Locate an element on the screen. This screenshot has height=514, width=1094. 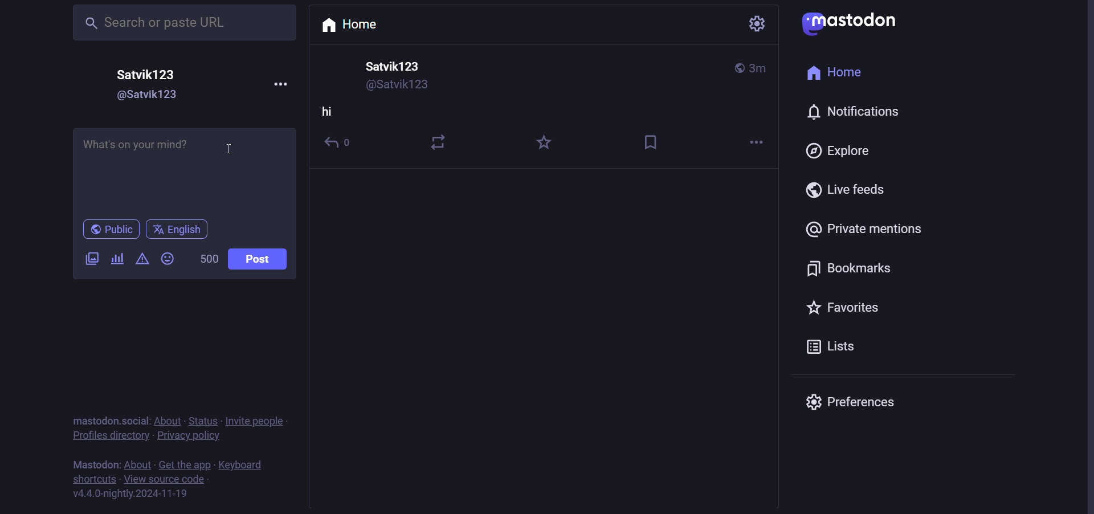
home is located at coordinates (356, 24).